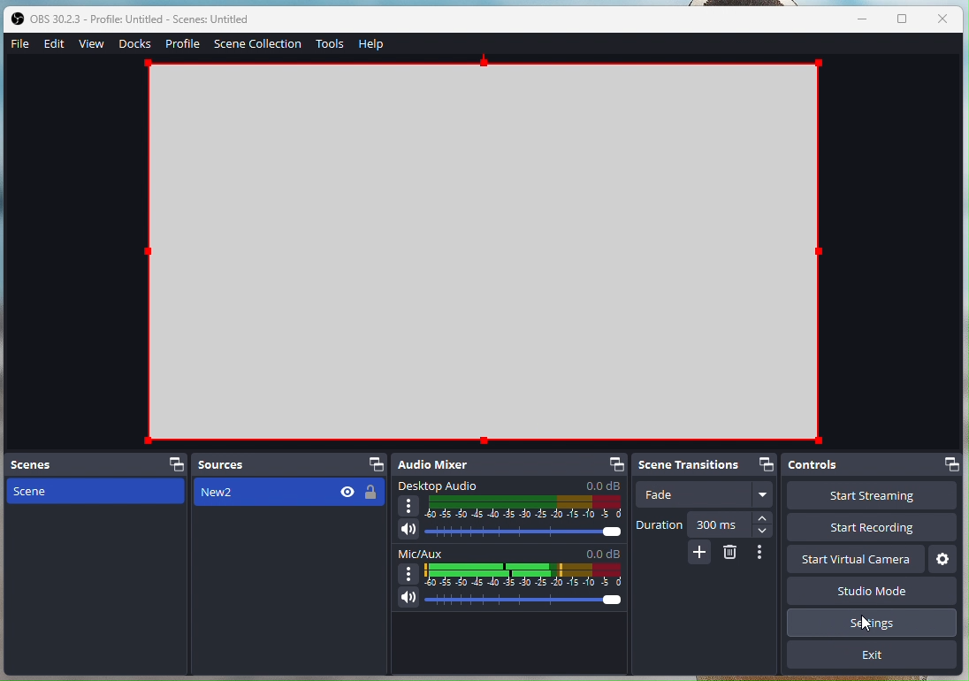 This screenshot has height=681, width=969. What do you see at coordinates (908, 19) in the screenshot?
I see `window size toggle` at bounding box center [908, 19].